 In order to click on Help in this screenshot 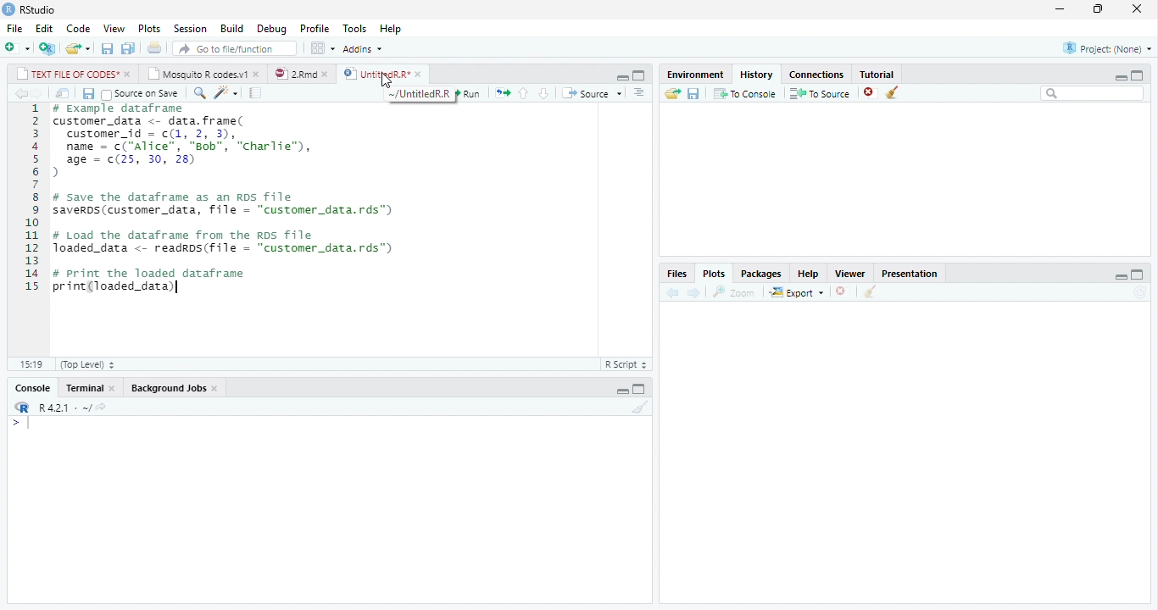, I will do `click(808, 274)`.